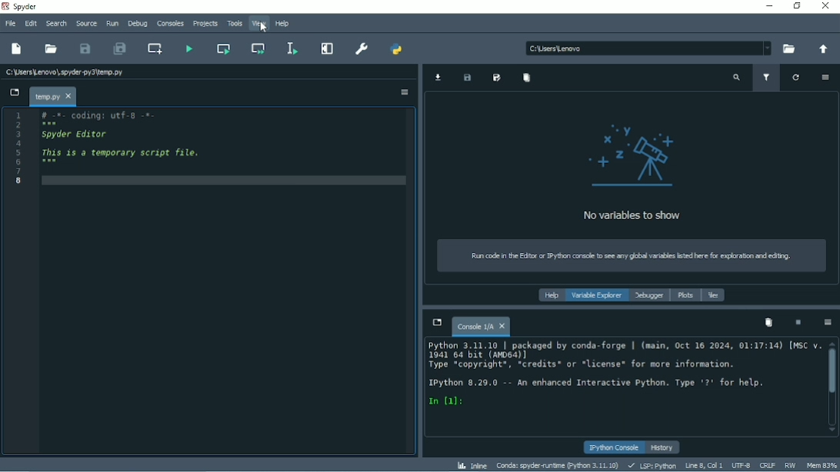 This screenshot has height=472, width=840. I want to click on Options, so click(827, 323).